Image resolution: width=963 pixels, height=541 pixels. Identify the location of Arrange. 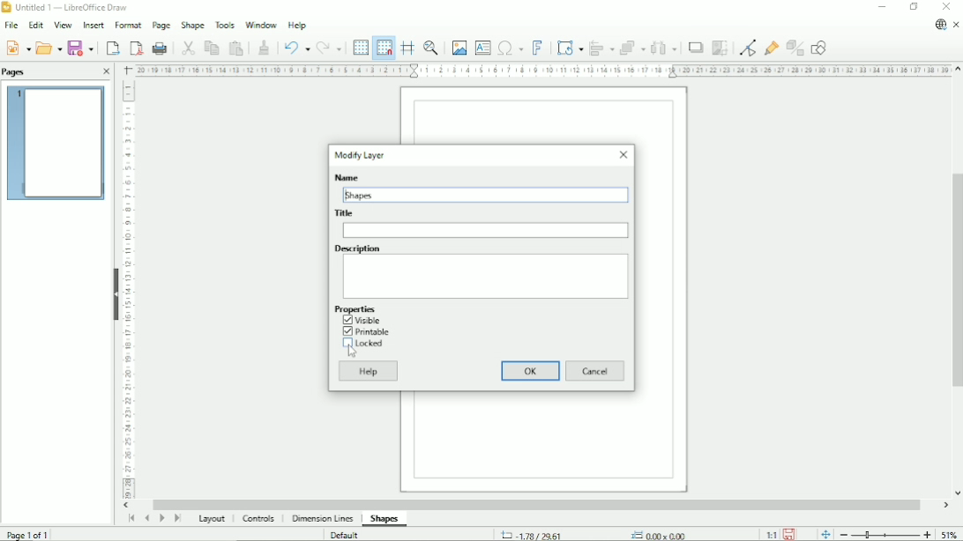
(633, 48).